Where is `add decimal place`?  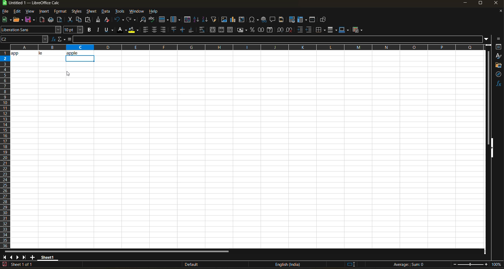
add decimal place is located at coordinates (280, 30).